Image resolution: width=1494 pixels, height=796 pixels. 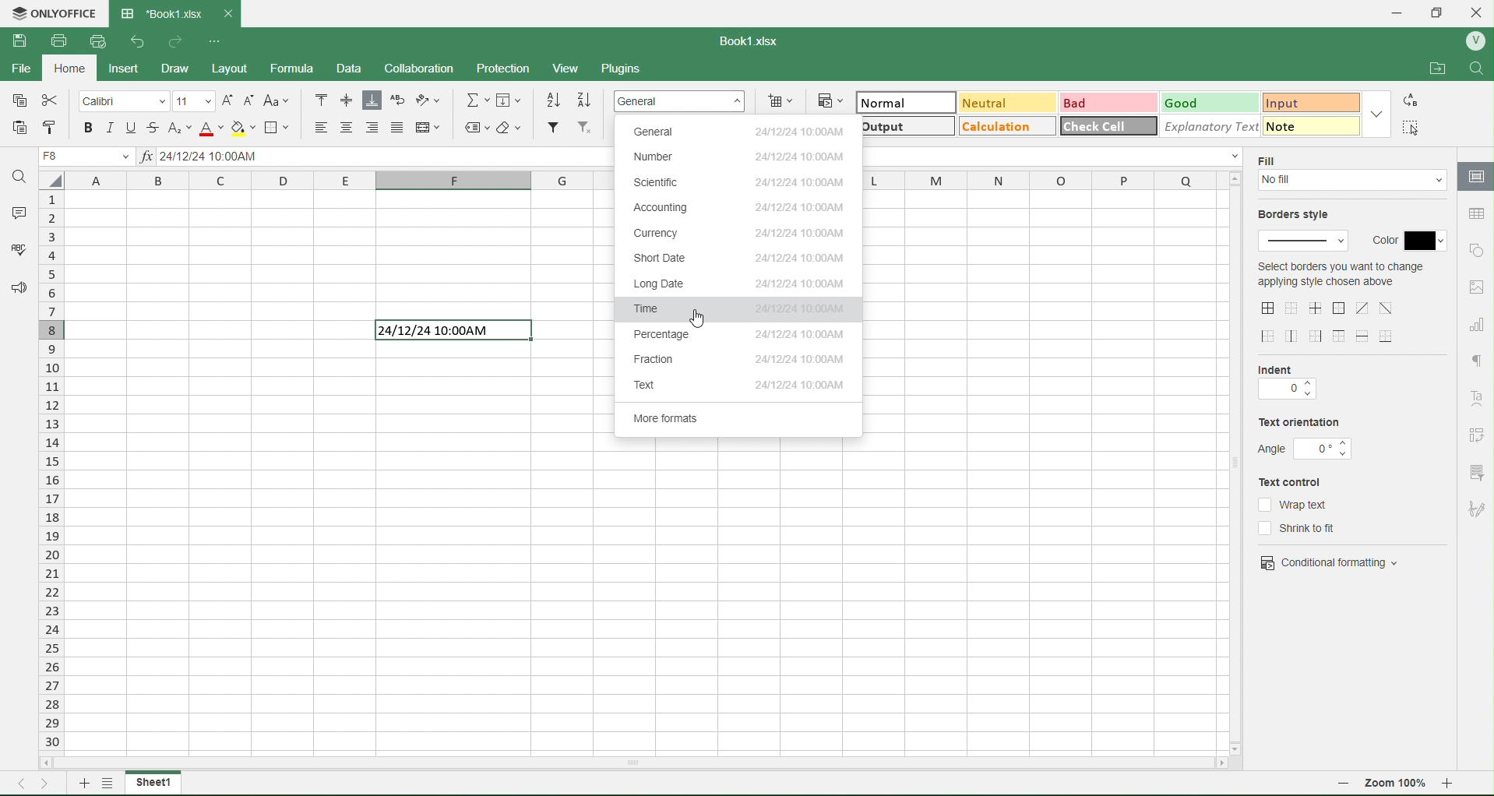 I want to click on Select All, so click(x=1414, y=127).